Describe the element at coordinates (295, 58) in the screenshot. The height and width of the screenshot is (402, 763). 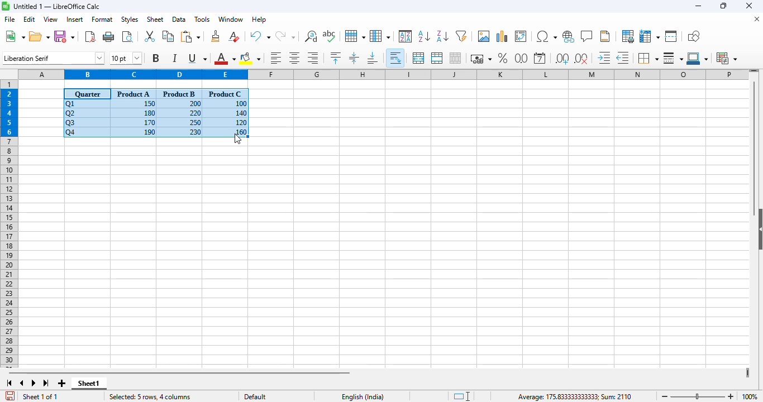
I see `align center` at that location.